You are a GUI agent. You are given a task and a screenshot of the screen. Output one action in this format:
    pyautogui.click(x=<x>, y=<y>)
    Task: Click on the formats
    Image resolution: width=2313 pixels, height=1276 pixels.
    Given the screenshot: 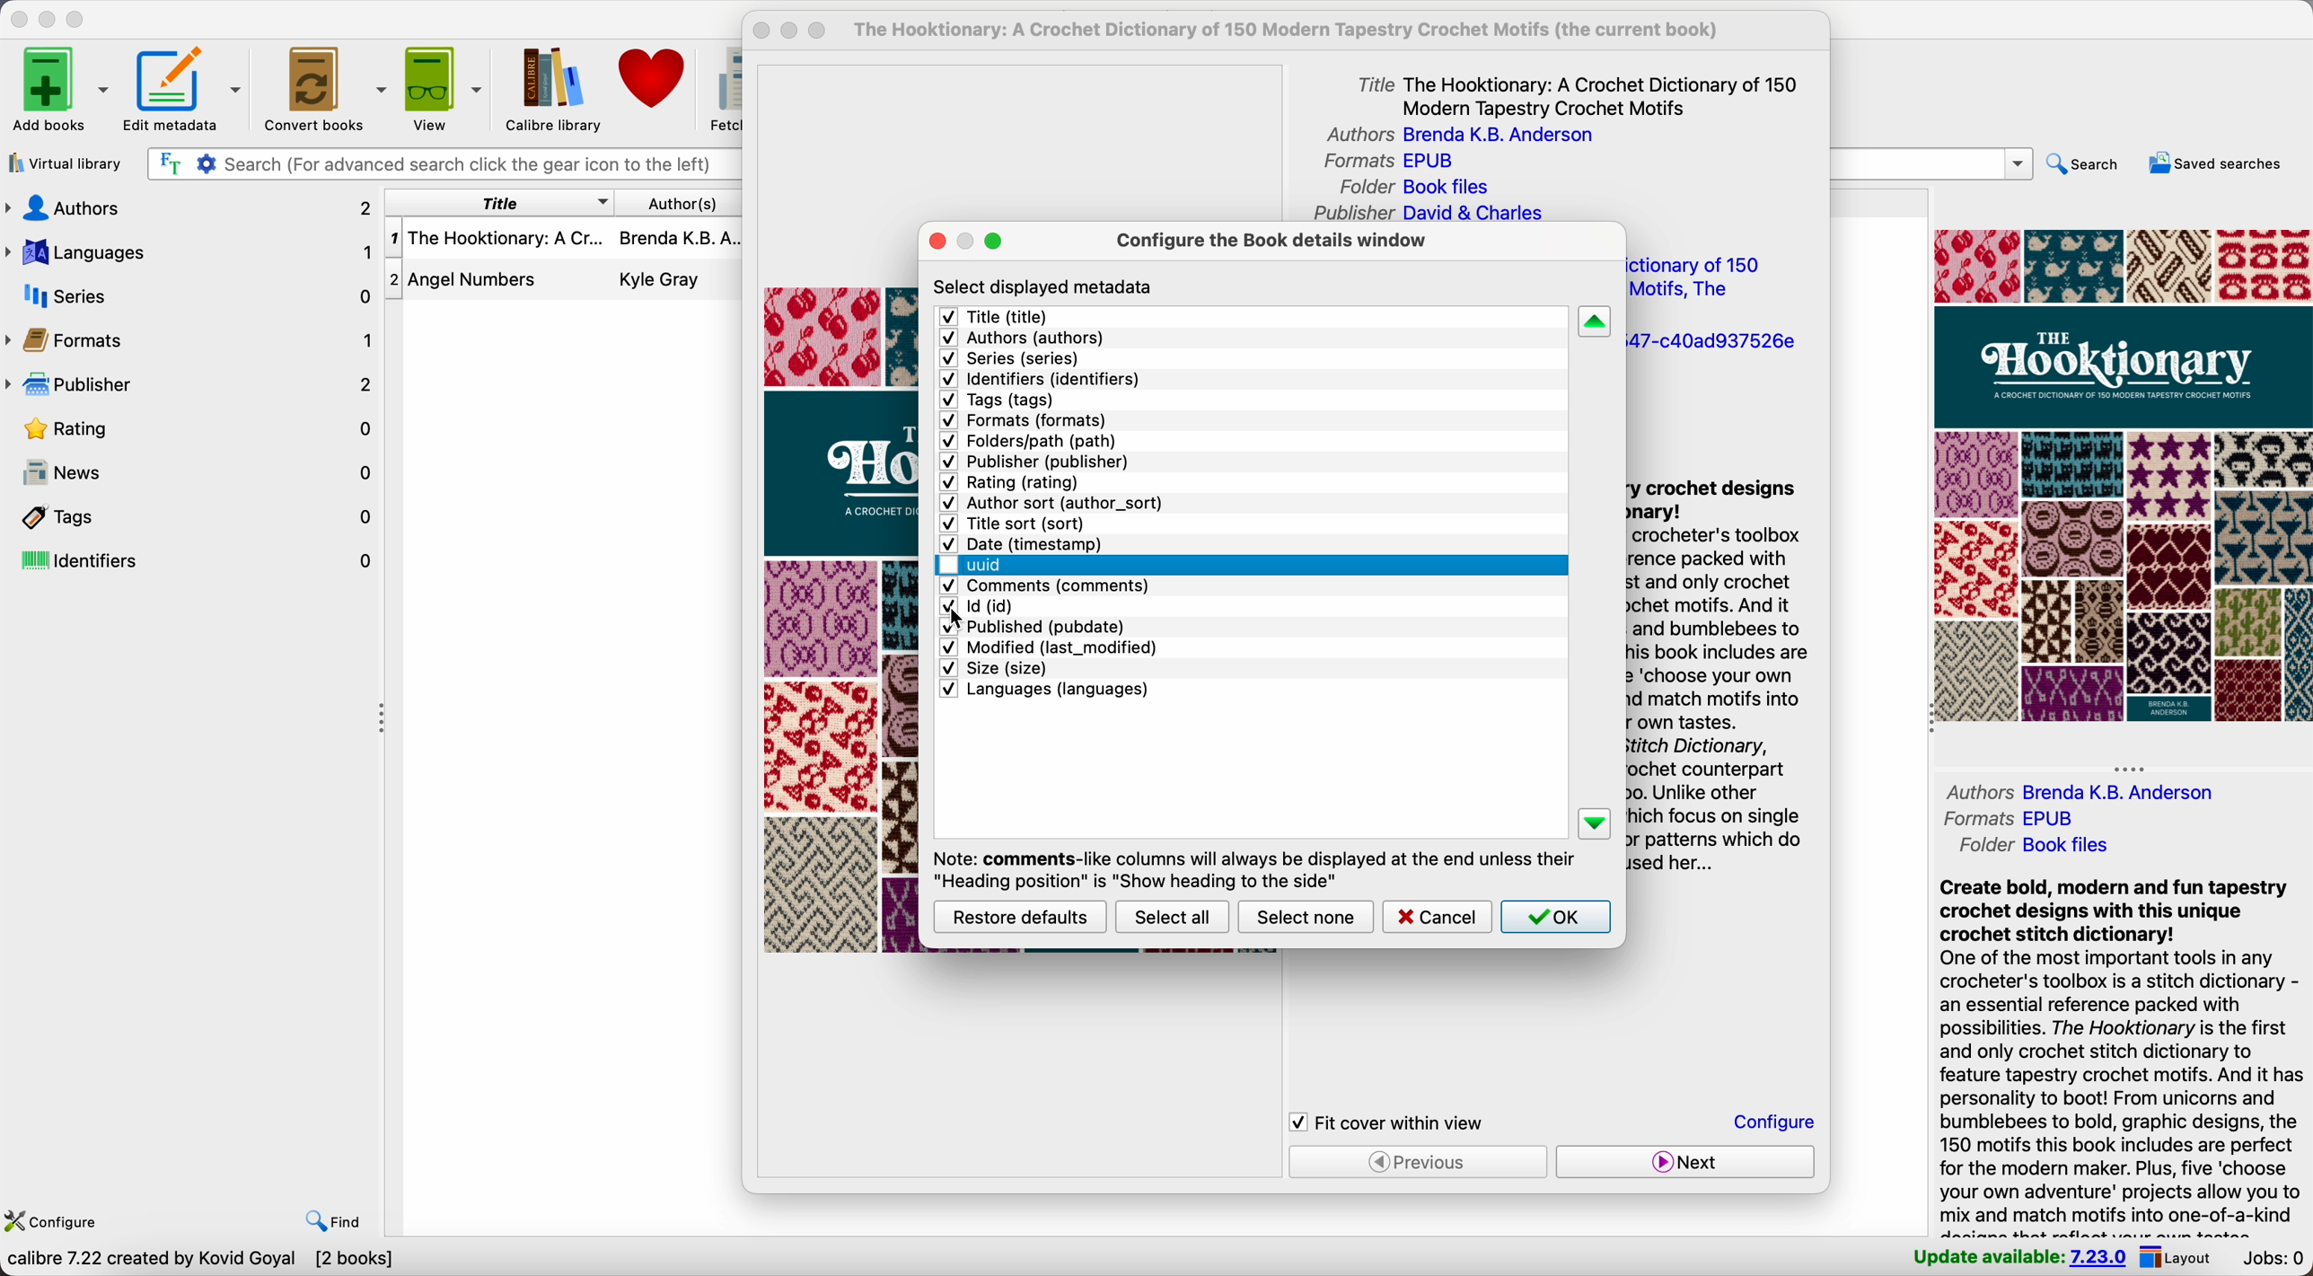 What is the action you would take?
    pyautogui.click(x=1388, y=163)
    